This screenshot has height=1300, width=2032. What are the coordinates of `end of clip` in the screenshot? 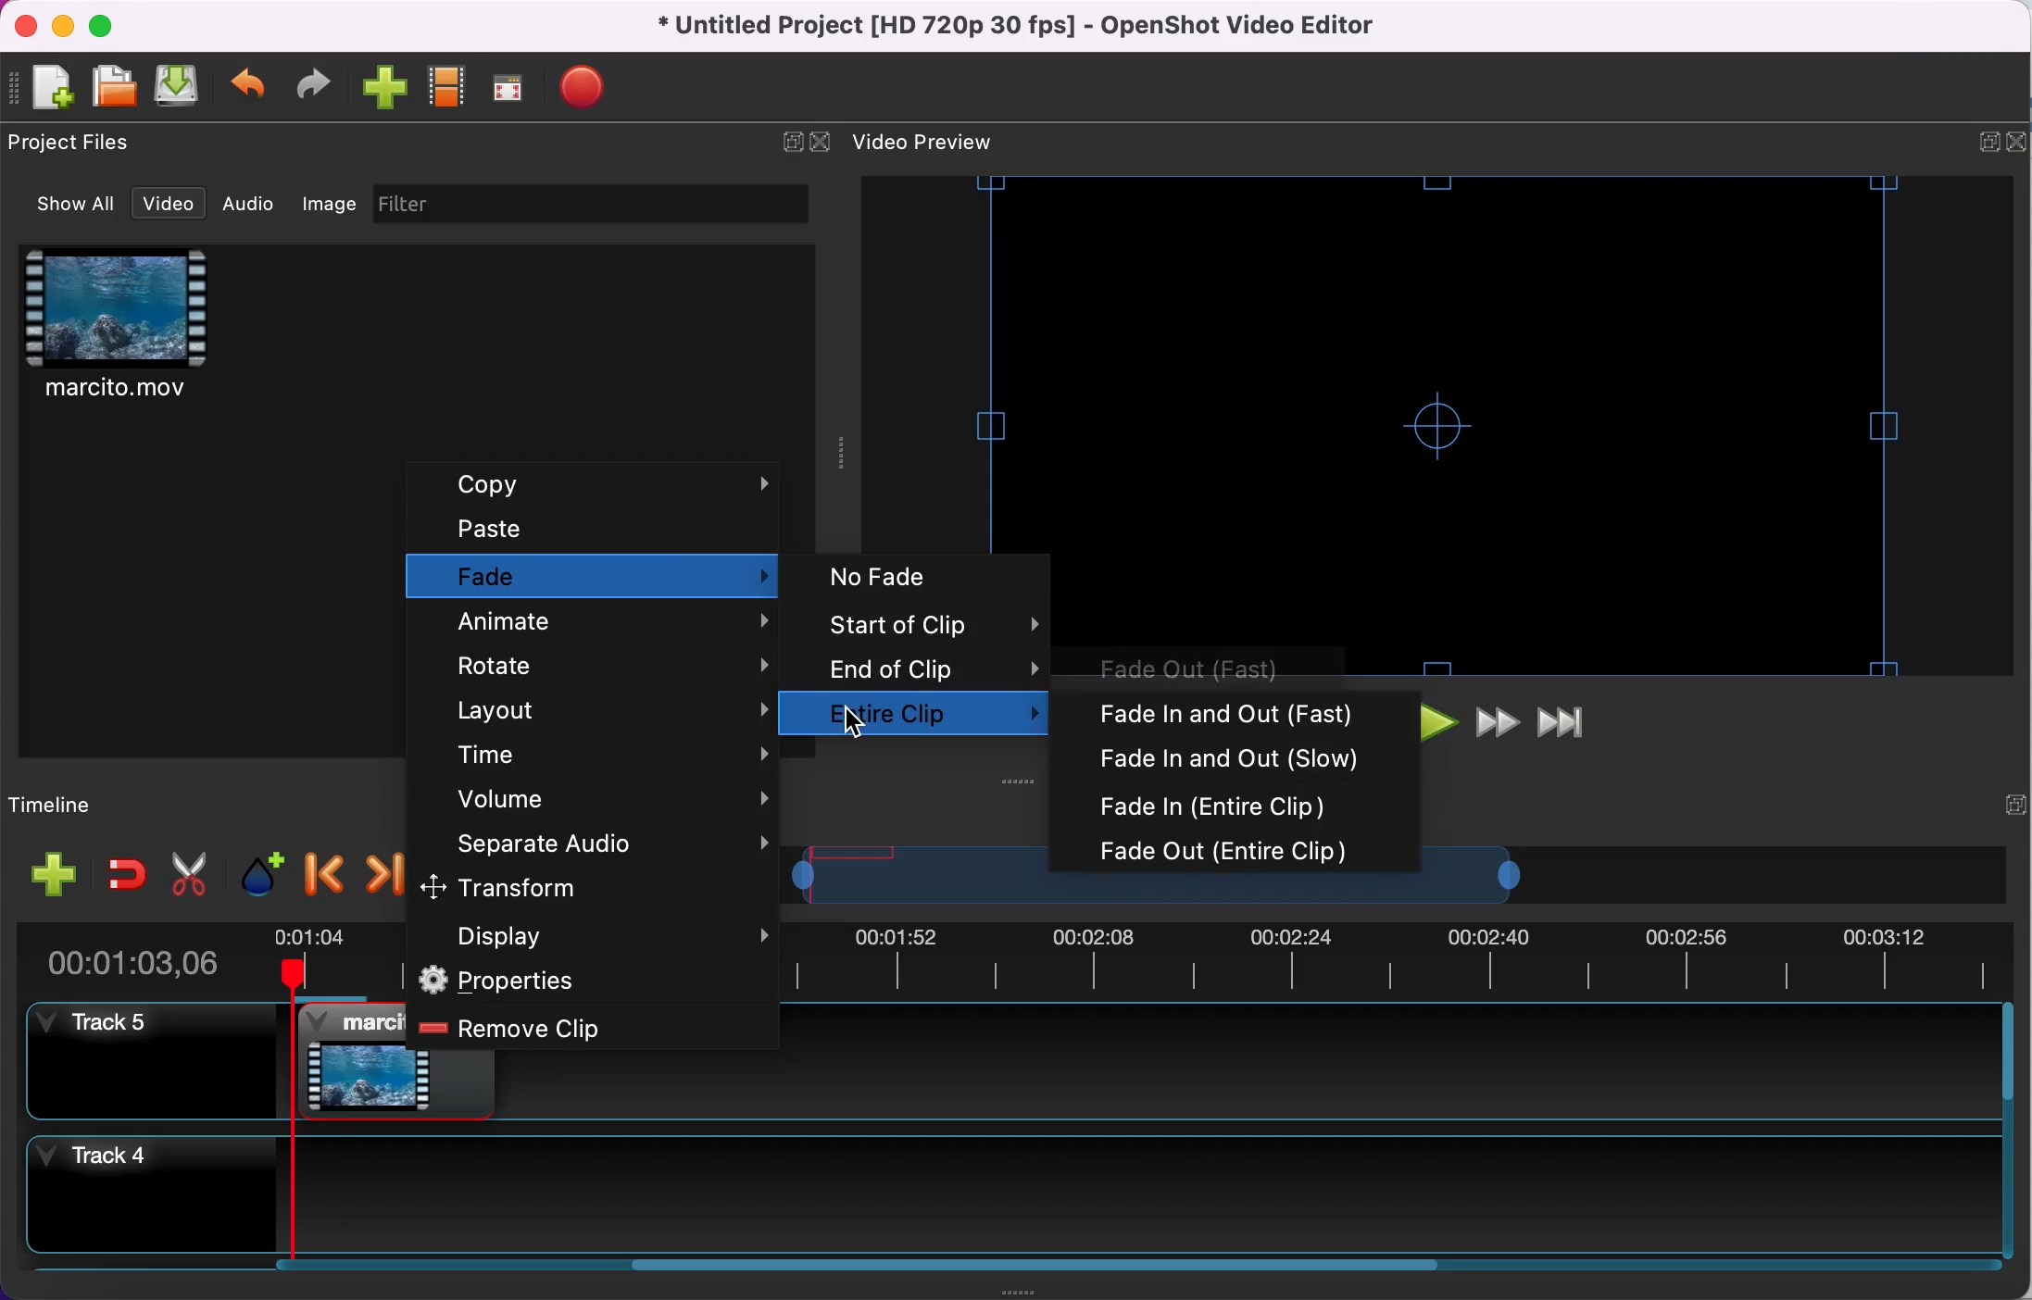 It's located at (934, 665).